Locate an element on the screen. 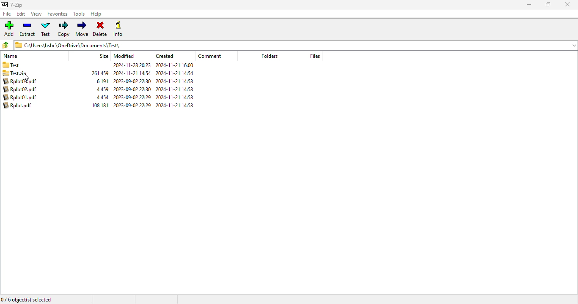 This screenshot has width=578, height=304. Rplot01.pdf 4454 2023-00-02 22:29 2024-11-21 14:53 is located at coordinates (22, 97).